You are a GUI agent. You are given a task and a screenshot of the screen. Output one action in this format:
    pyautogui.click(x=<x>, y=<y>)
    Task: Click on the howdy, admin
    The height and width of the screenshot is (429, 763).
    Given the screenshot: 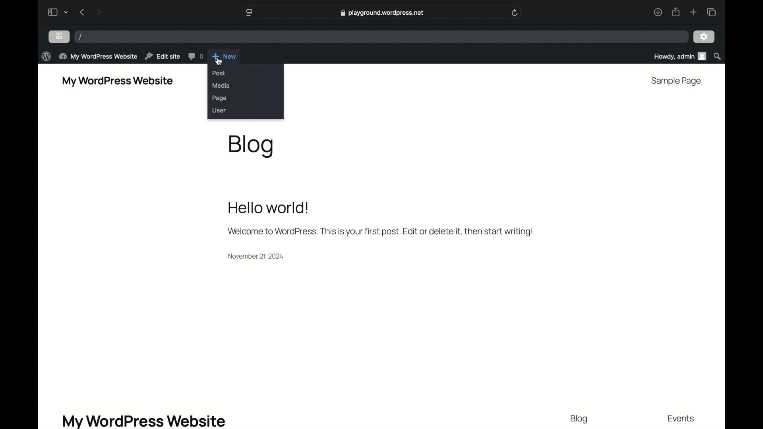 What is the action you would take?
    pyautogui.click(x=680, y=56)
    